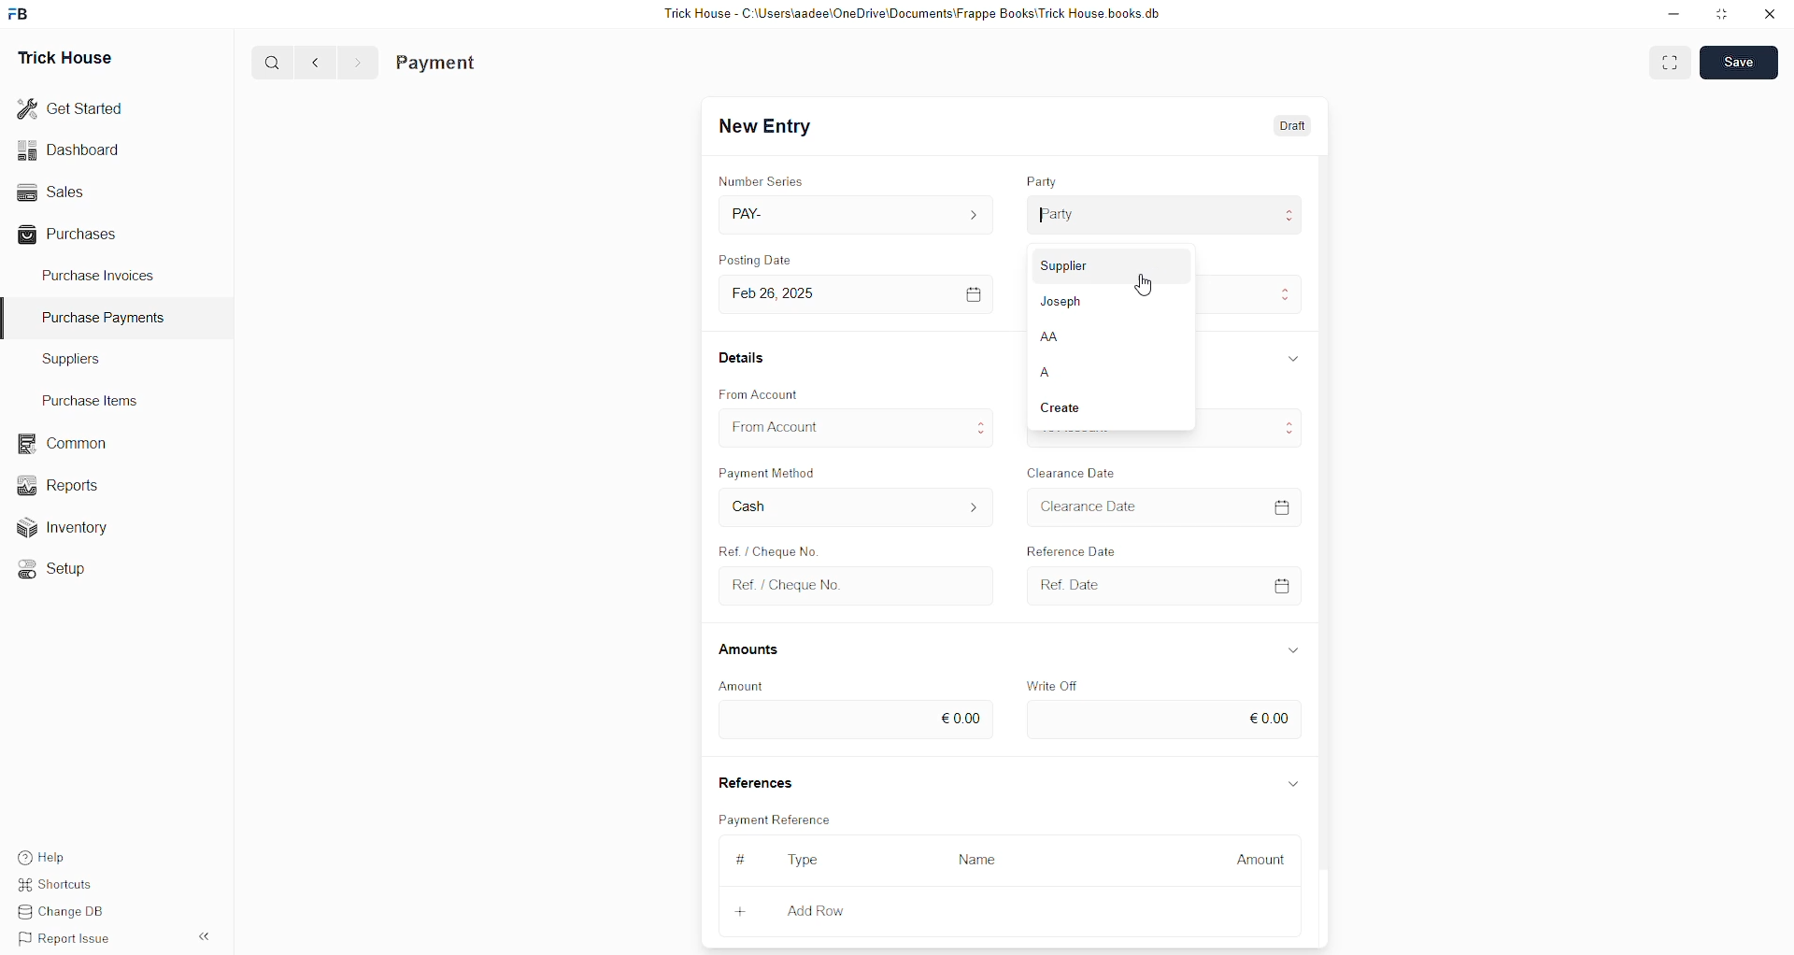 This screenshot has width=1794, height=955. Describe the element at coordinates (761, 178) in the screenshot. I see `Number Series` at that location.